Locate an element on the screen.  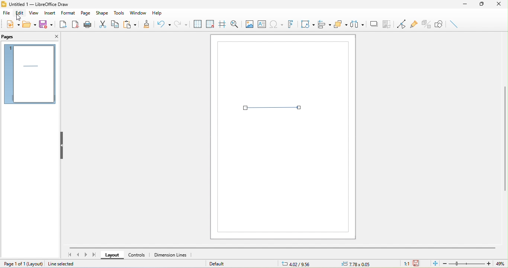
font work text is located at coordinates (290, 24).